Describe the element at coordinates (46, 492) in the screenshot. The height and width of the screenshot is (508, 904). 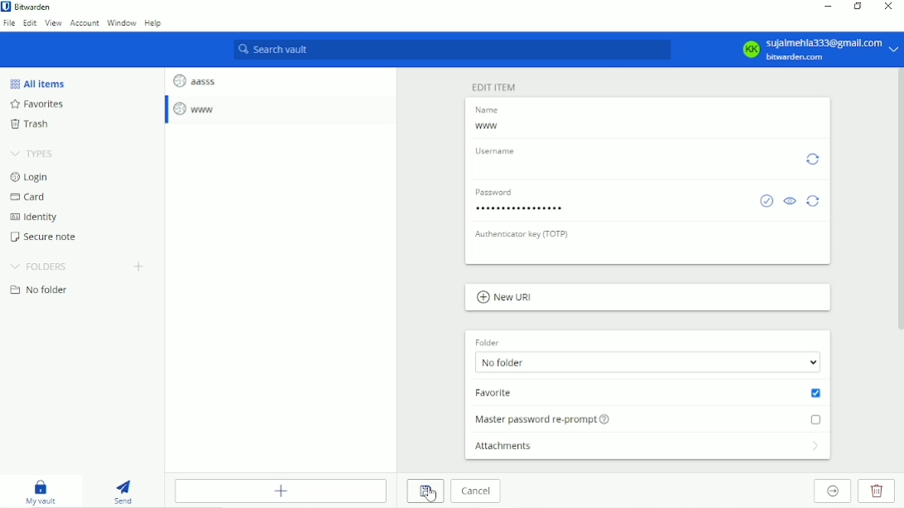
I see `My vault` at that location.